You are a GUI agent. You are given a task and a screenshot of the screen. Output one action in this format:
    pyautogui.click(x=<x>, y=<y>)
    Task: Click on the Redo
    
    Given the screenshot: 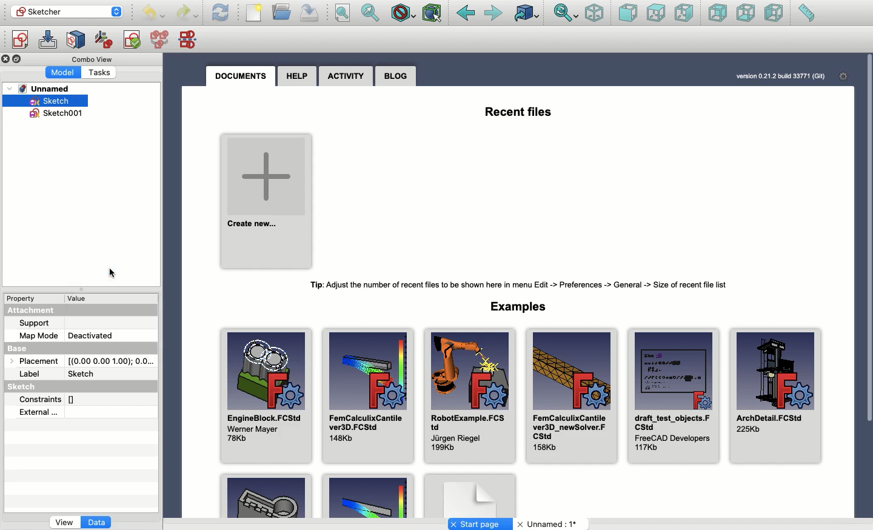 What is the action you would take?
    pyautogui.click(x=187, y=14)
    